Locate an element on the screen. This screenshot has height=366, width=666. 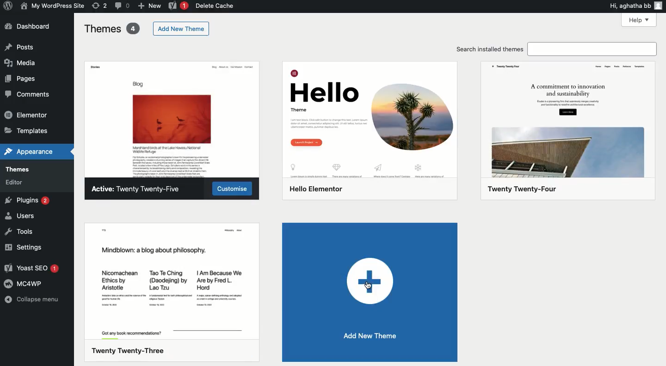
Media is located at coordinates (23, 61).